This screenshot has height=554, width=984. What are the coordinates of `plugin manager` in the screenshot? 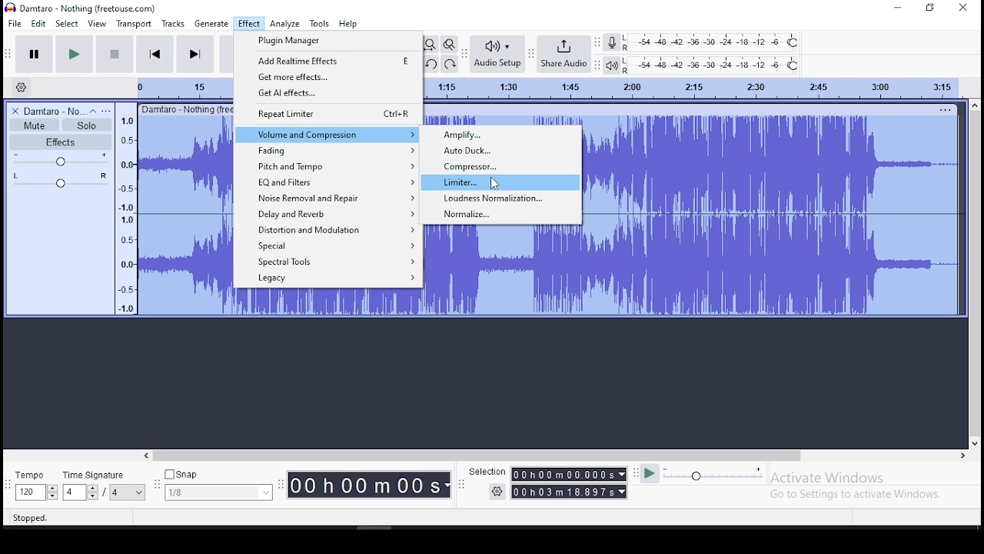 It's located at (331, 41).